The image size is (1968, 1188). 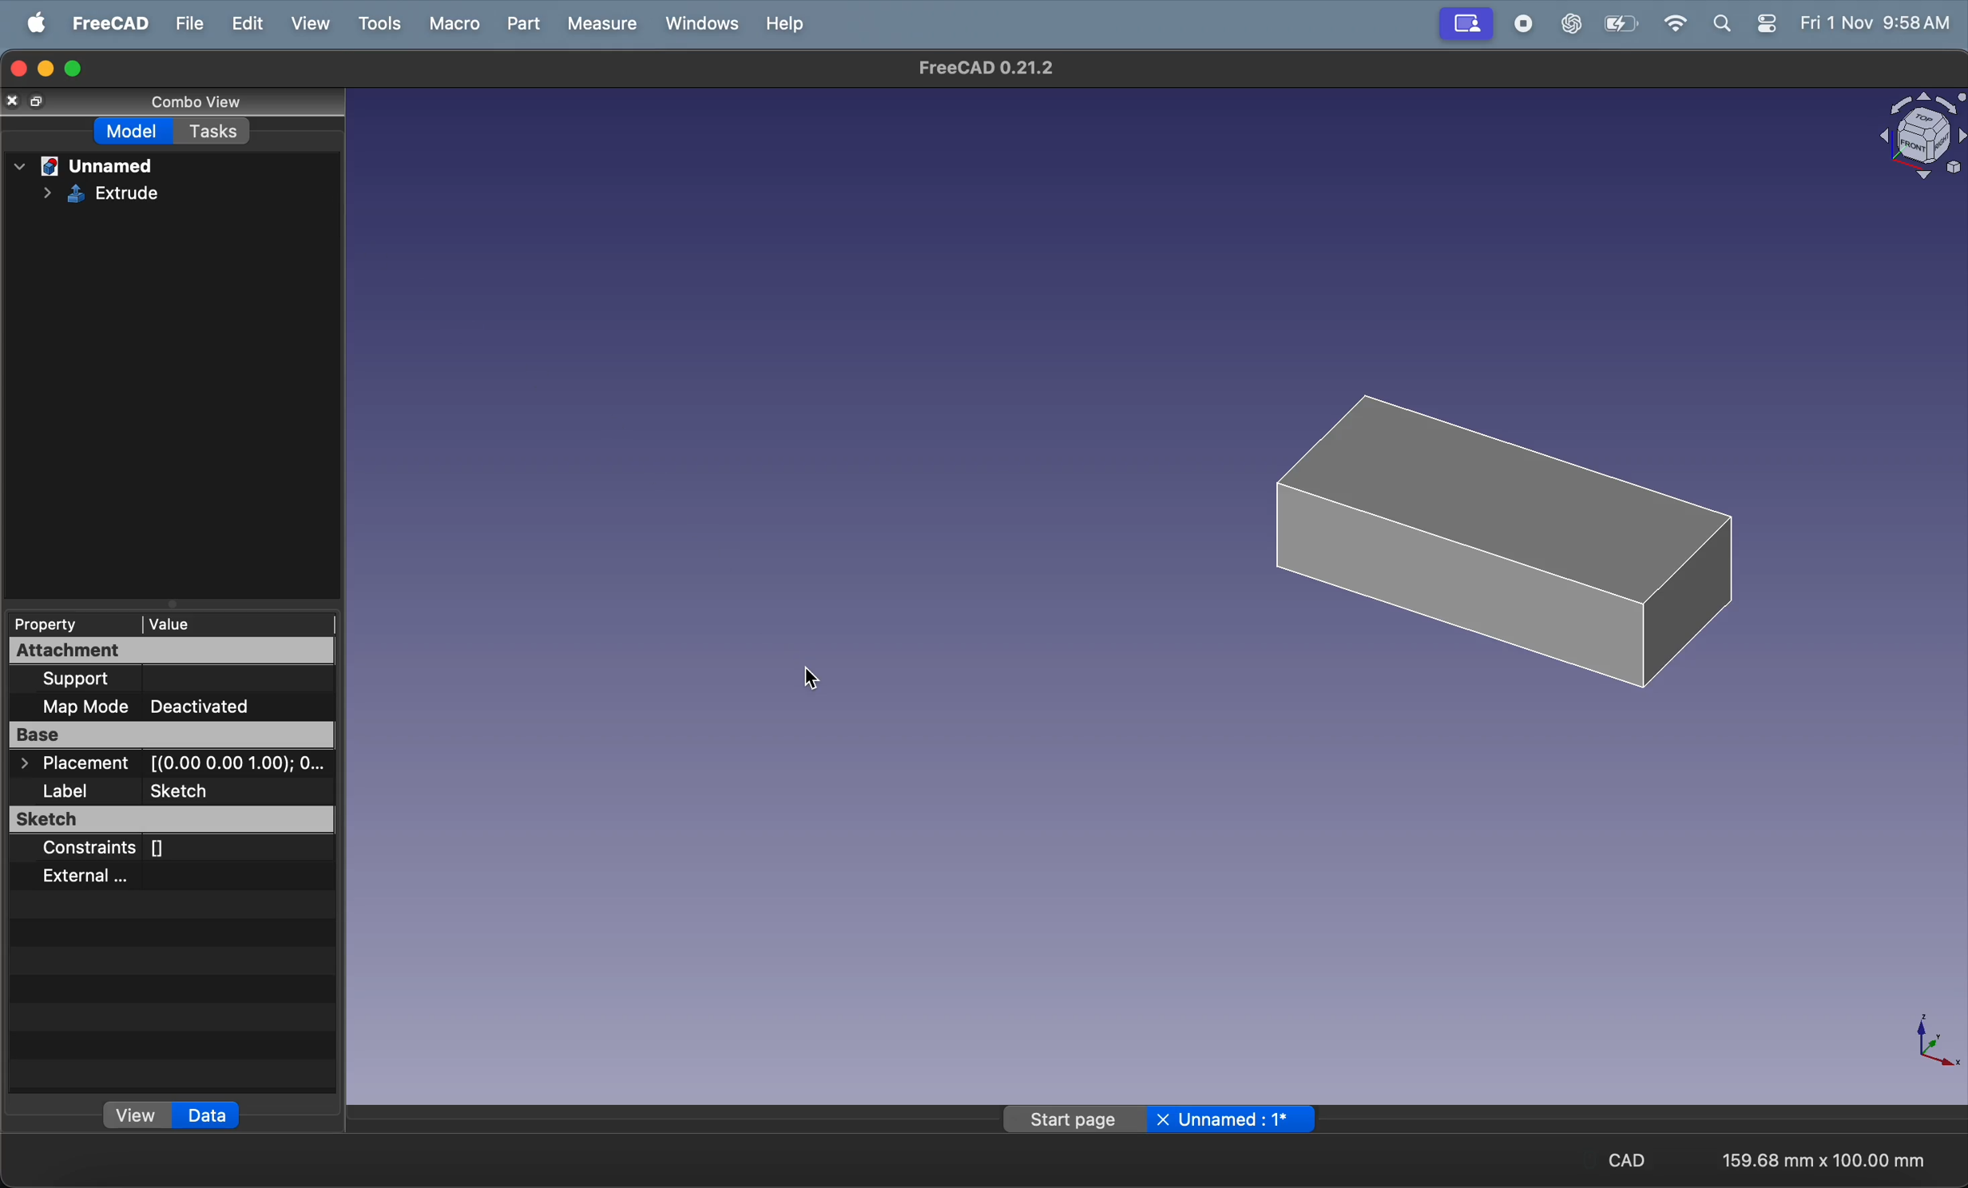 What do you see at coordinates (121, 849) in the screenshot?
I see `constraints` at bounding box center [121, 849].